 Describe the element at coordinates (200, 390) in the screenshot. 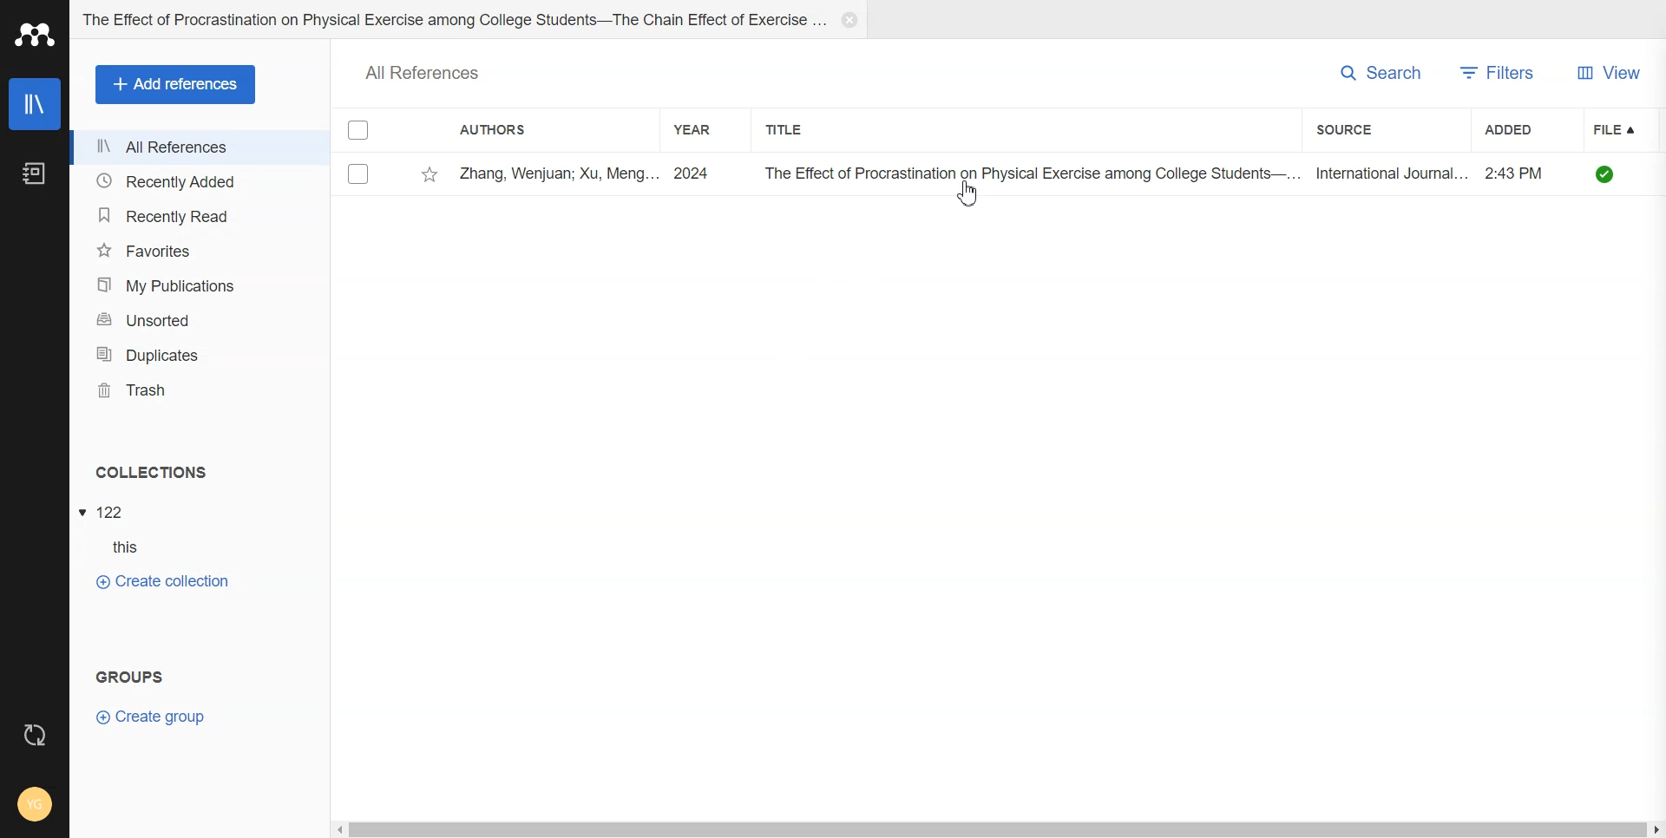

I see `Trash` at that location.